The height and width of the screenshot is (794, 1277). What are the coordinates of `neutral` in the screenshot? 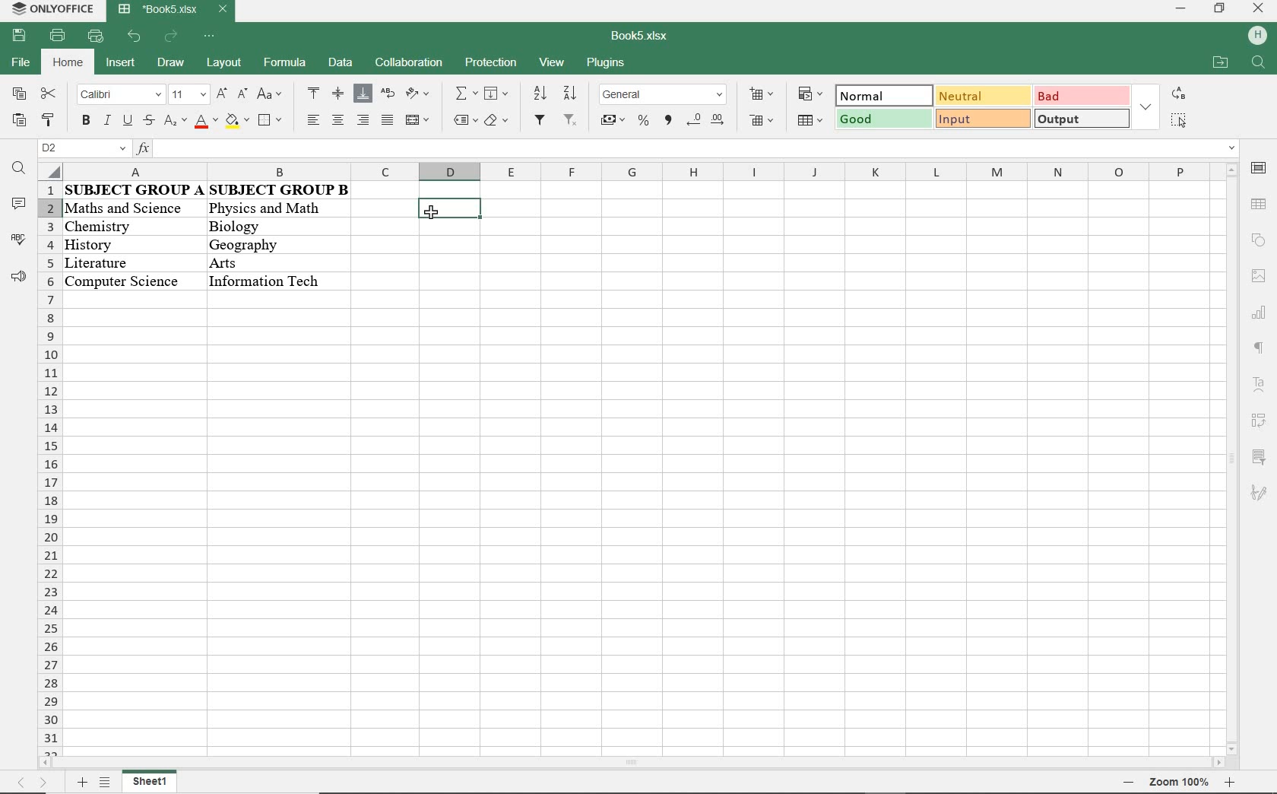 It's located at (981, 96).